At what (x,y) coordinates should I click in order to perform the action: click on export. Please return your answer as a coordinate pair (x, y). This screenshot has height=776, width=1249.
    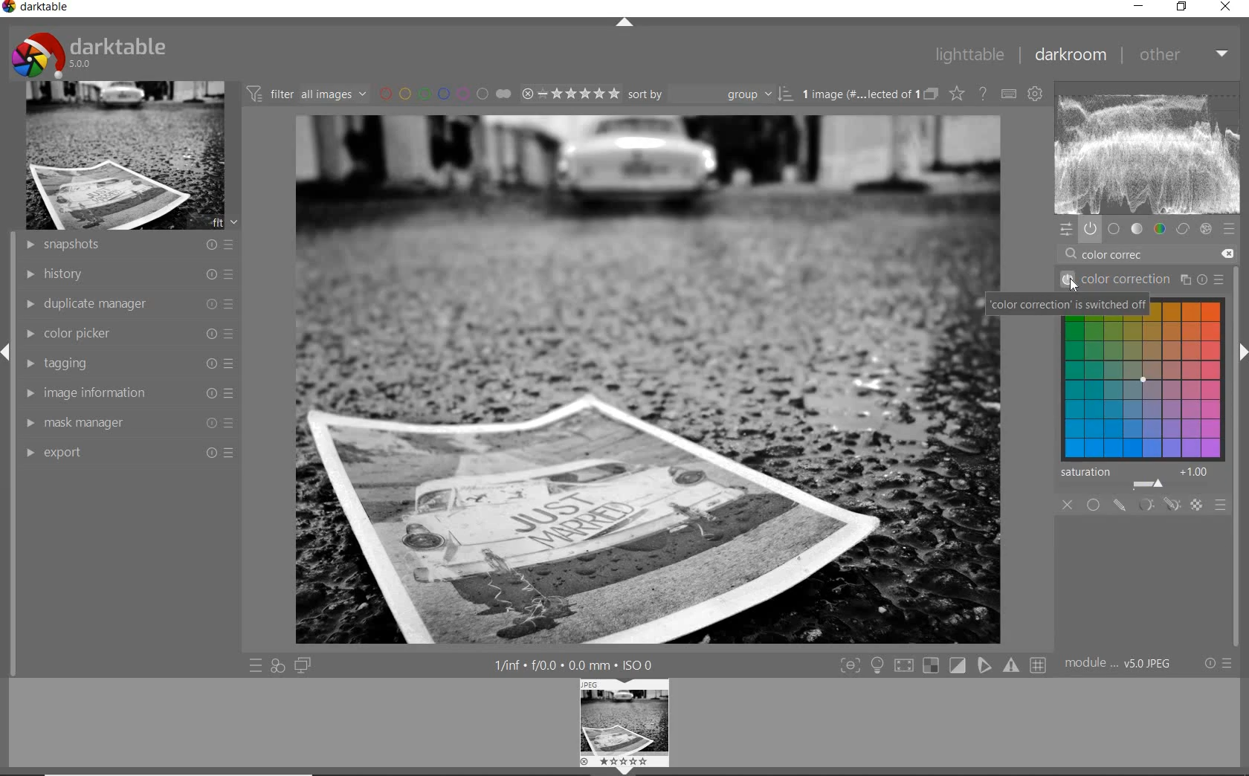
    Looking at the image, I should click on (128, 451).